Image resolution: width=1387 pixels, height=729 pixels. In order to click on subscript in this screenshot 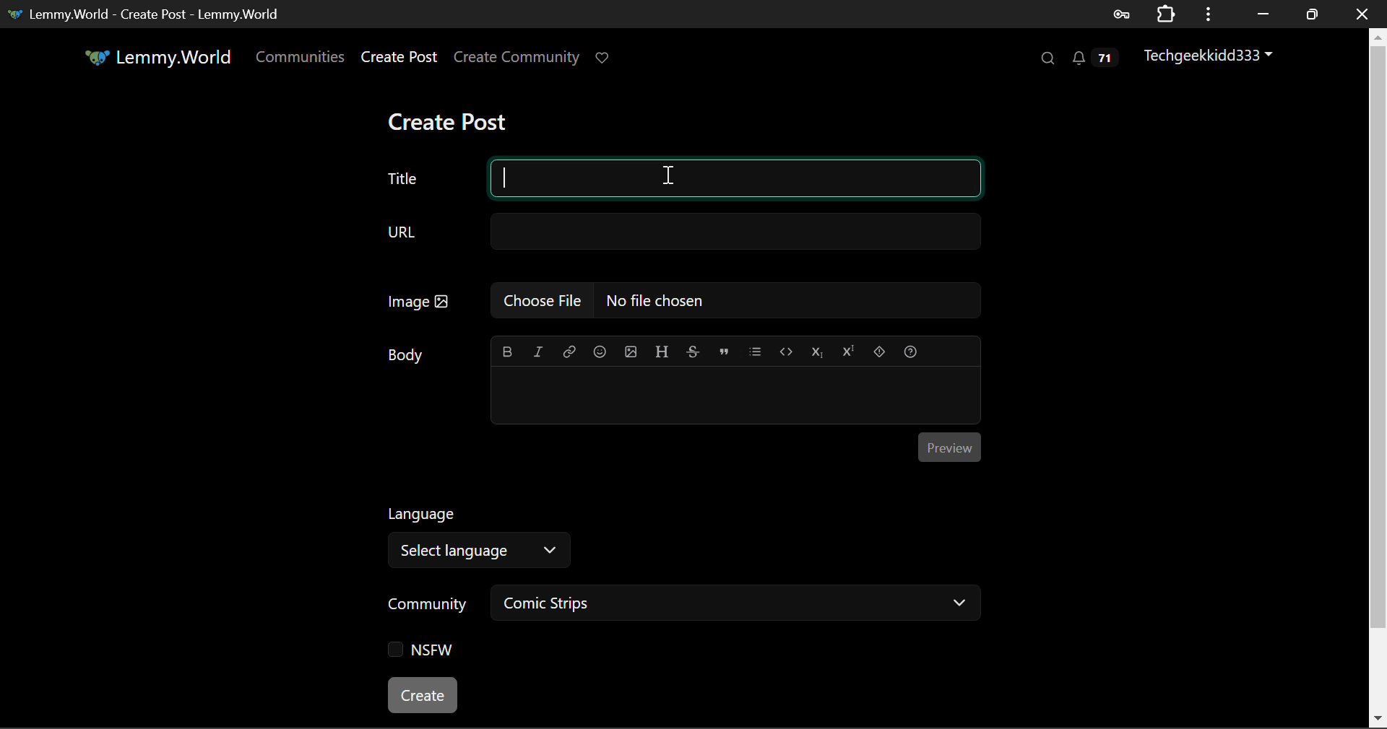, I will do `click(818, 351)`.